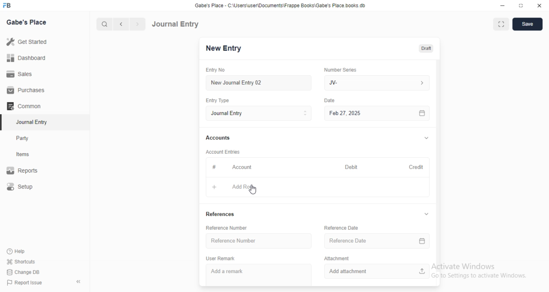 This screenshot has width=549, height=292. What do you see at coordinates (427, 137) in the screenshot?
I see `Hide` at bounding box center [427, 137].